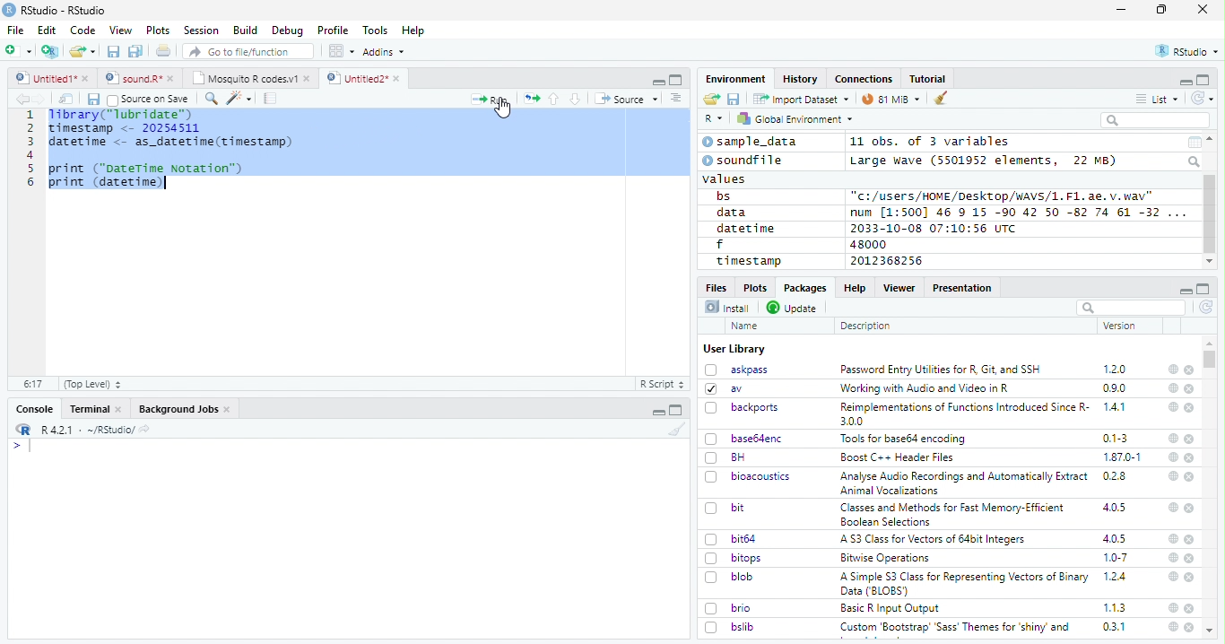 This screenshot has width=1225, height=644. Describe the element at coordinates (1190, 508) in the screenshot. I see `close` at that location.